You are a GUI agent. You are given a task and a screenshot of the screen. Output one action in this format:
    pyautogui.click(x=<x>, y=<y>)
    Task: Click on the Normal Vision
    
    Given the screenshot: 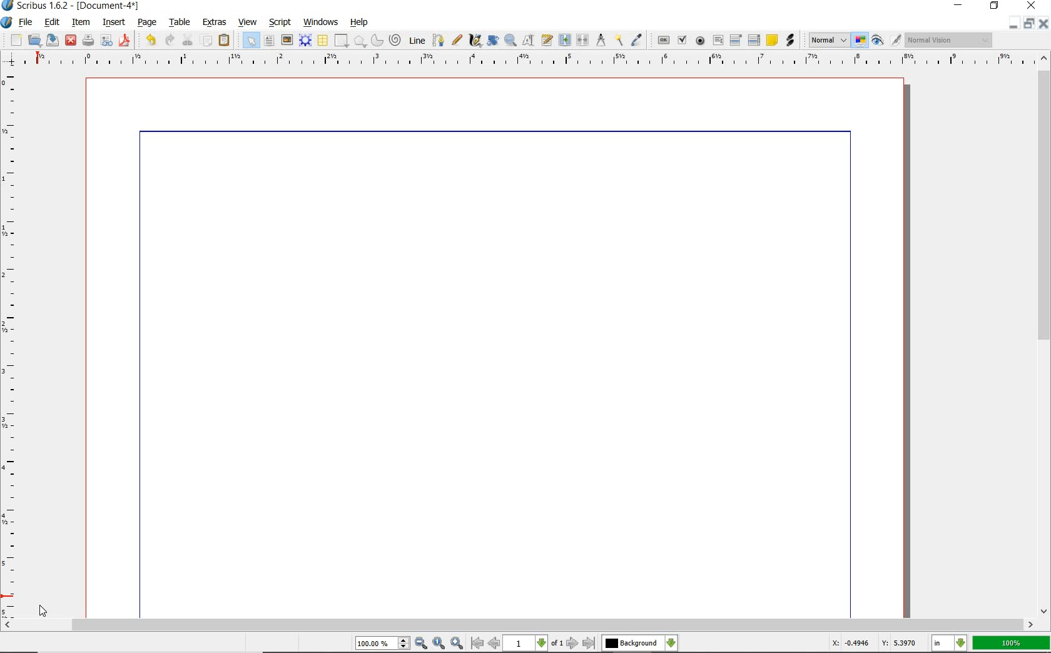 What is the action you would take?
    pyautogui.click(x=950, y=41)
    